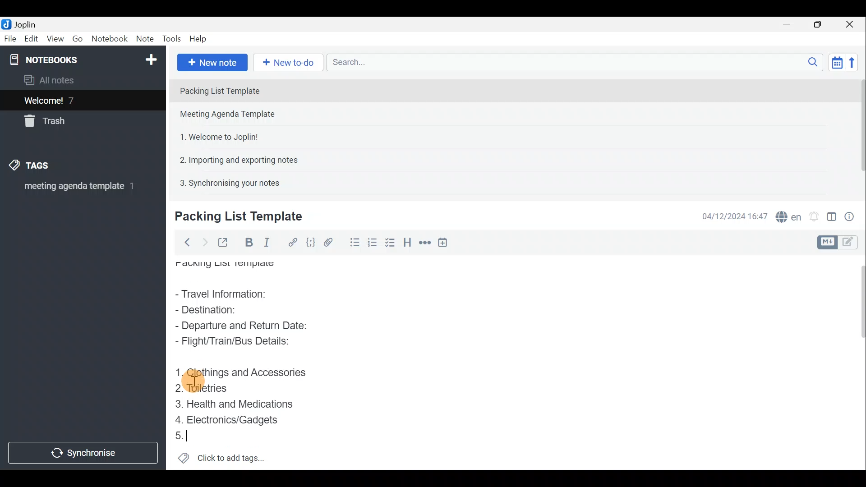 The image size is (866, 487). I want to click on Checkbox, so click(372, 241).